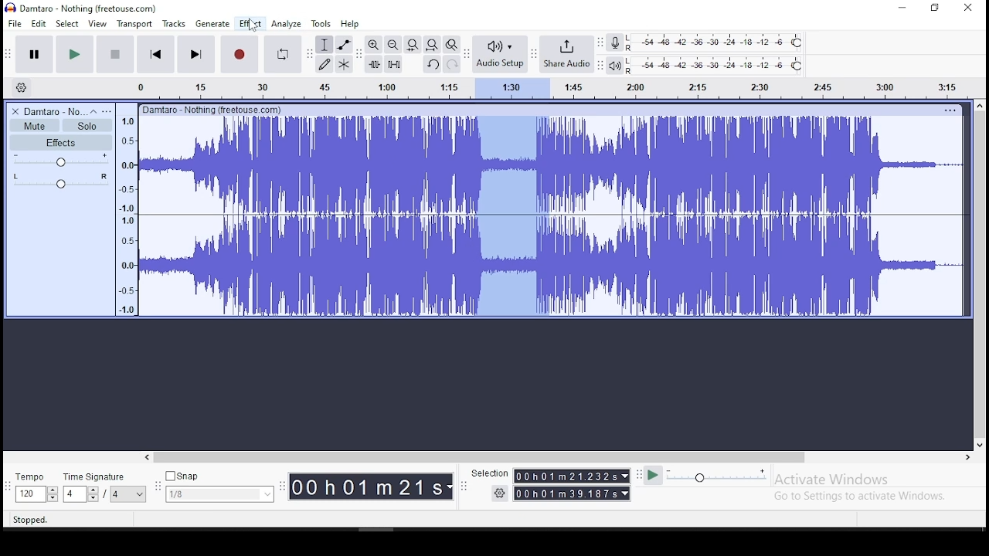  What do you see at coordinates (87, 126) in the screenshot?
I see `solo` at bounding box center [87, 126].